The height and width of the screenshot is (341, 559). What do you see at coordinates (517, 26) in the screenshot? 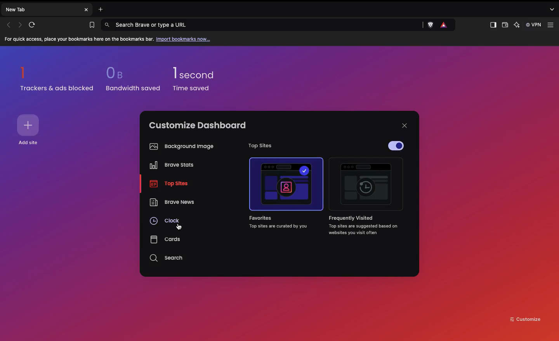
I see `Leo AI` at bounding box center [517, 26].